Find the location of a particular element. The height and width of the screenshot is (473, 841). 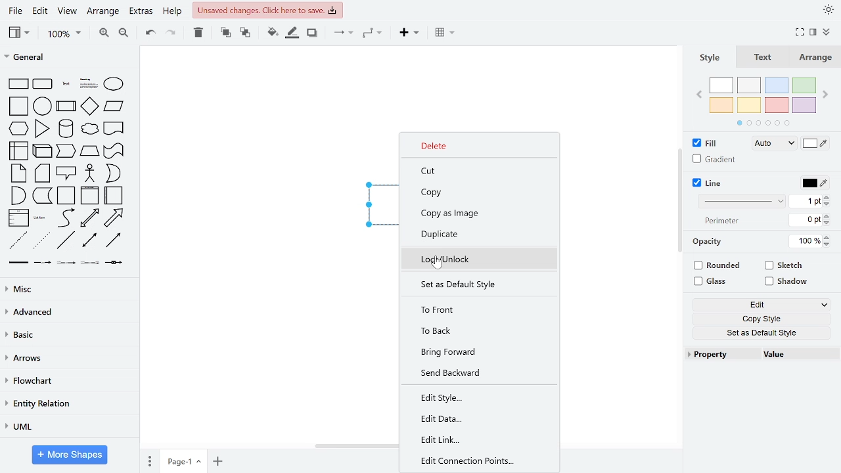

line style is located at coordinates (742, 201).